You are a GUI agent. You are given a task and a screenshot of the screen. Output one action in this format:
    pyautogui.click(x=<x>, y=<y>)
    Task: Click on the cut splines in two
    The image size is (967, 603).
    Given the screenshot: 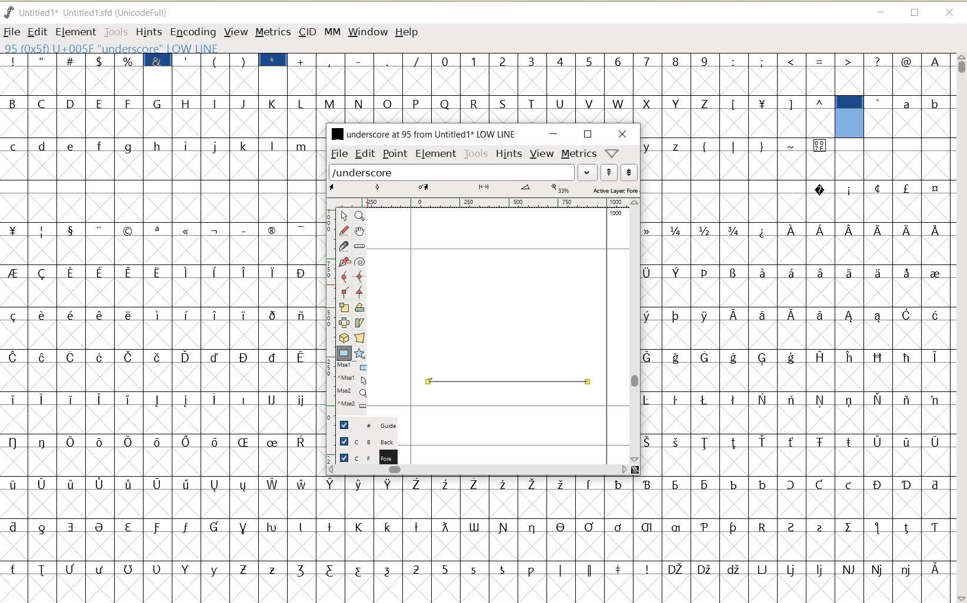 What is the action you would take?
    pyautogui.click(x=342, y=246)
    